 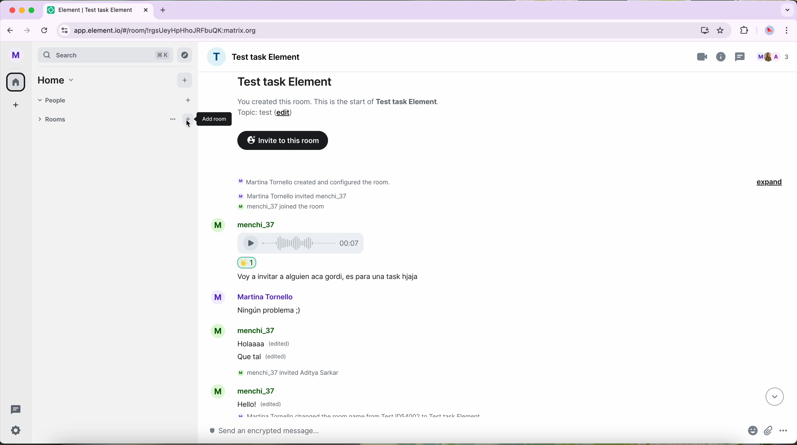 What do you see at coordinates (285, 81) in the screenshot?
I see `Test task Element` at bounding box center [285, 81].